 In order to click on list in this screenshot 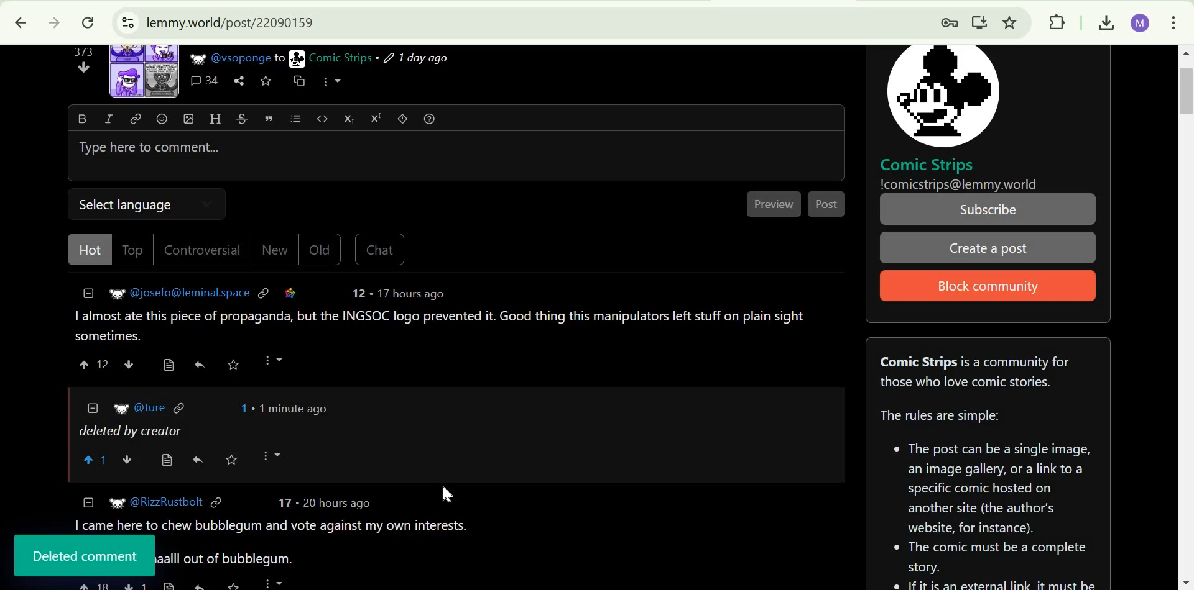, I will do `click(295, 119)`.